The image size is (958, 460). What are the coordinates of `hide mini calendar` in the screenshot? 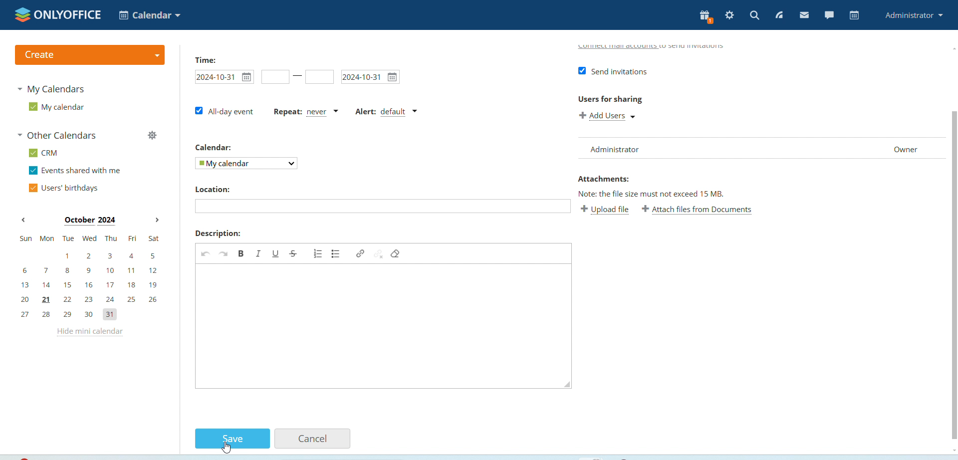 It's located at (89, 333).